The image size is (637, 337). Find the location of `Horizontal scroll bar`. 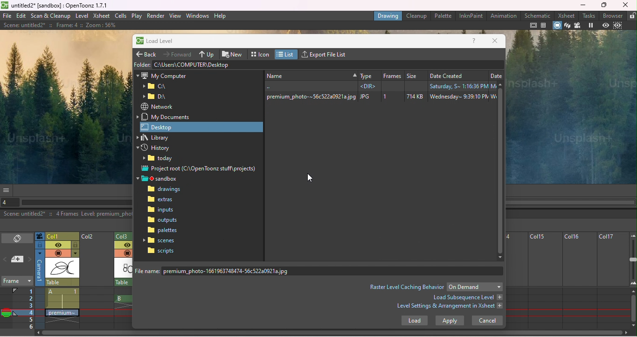

Horizontal scroll bar is located at coordinates (334, 334).